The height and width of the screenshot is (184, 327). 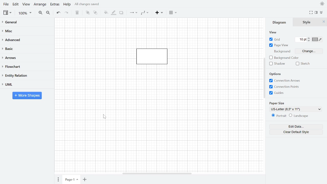 What do you see at coordinates (276, 39) in the screenshot?
I see `Grid` at bounding box center [276, 39].